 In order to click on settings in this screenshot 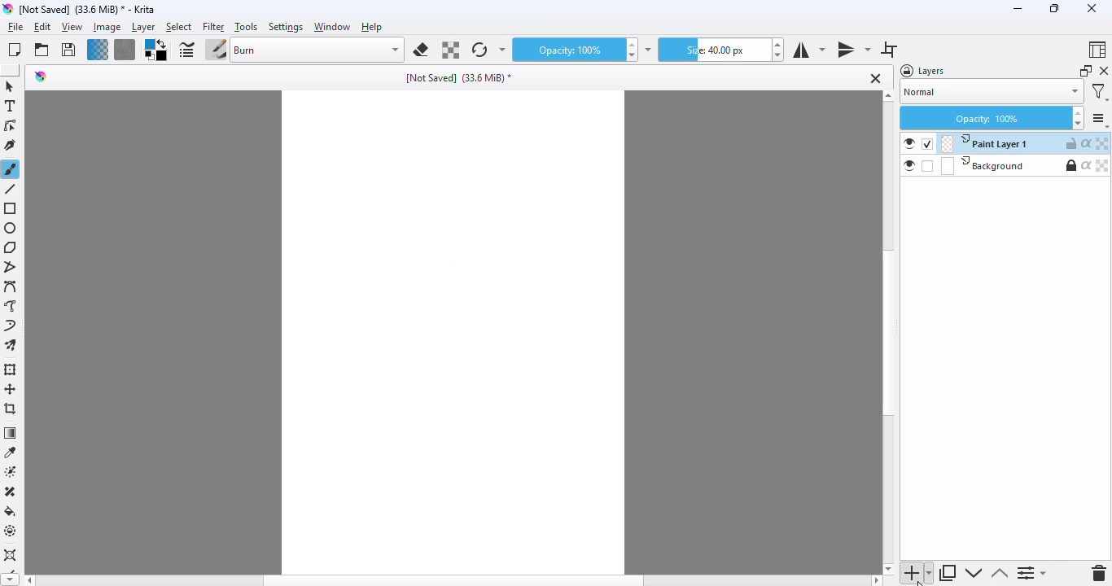, I will do `click(1100, 120)`.